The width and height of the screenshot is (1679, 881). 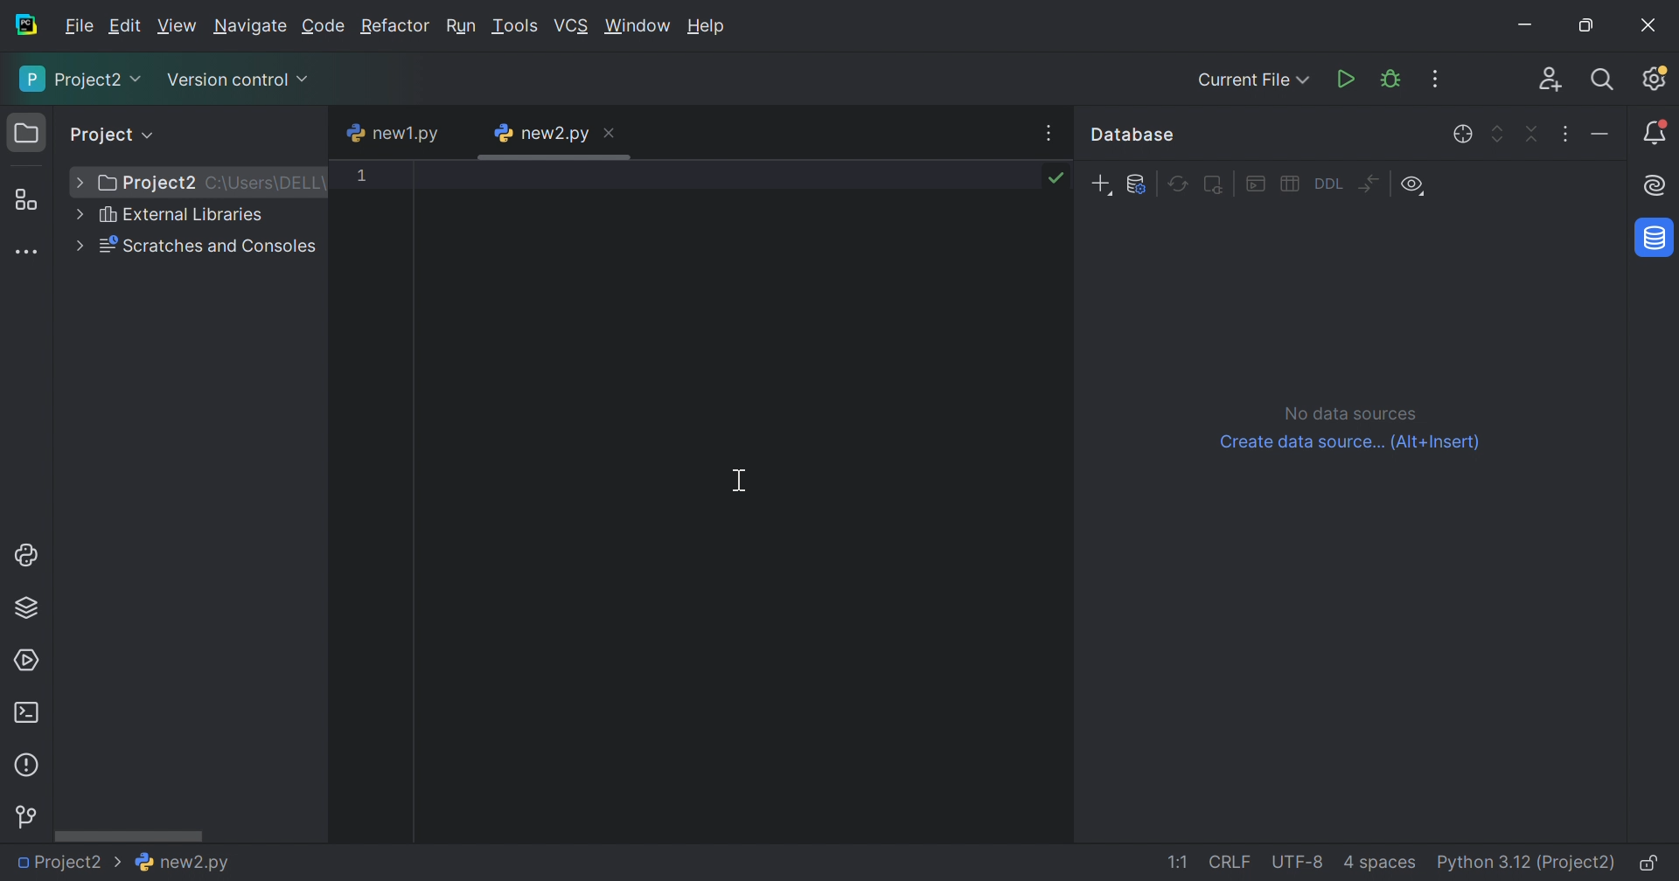 What do you see at coordinates (1369, 184) in the screenshot?
I see `Compare structure` at bounding box center [1369, 184].